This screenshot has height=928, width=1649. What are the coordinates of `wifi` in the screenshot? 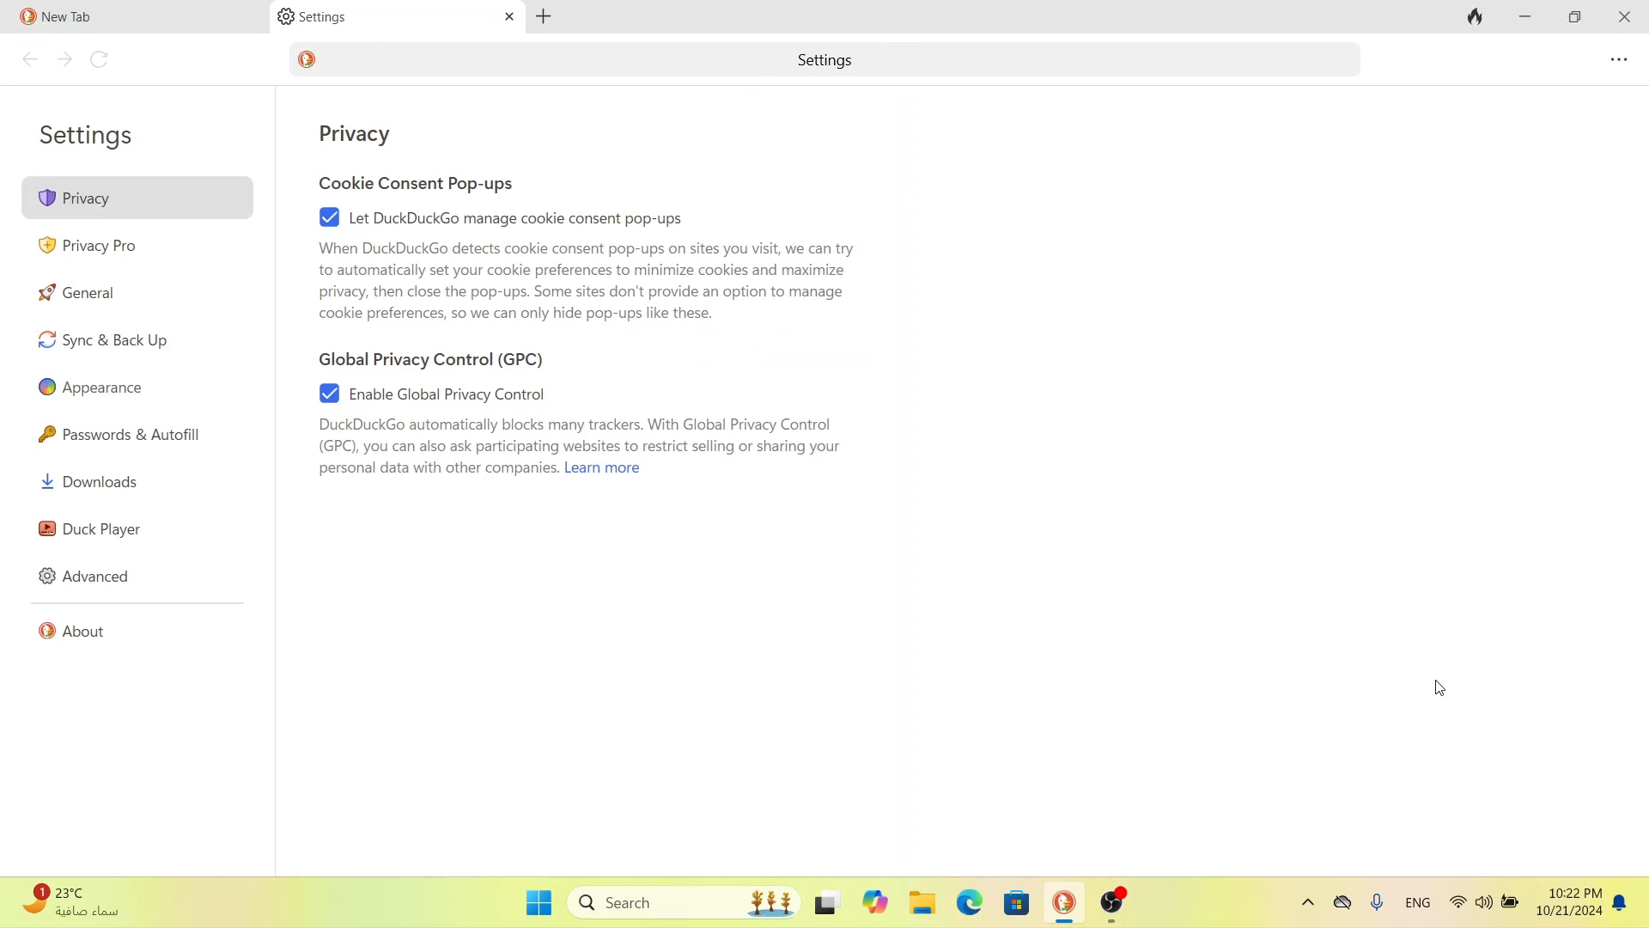 It's located at (1457, 908).